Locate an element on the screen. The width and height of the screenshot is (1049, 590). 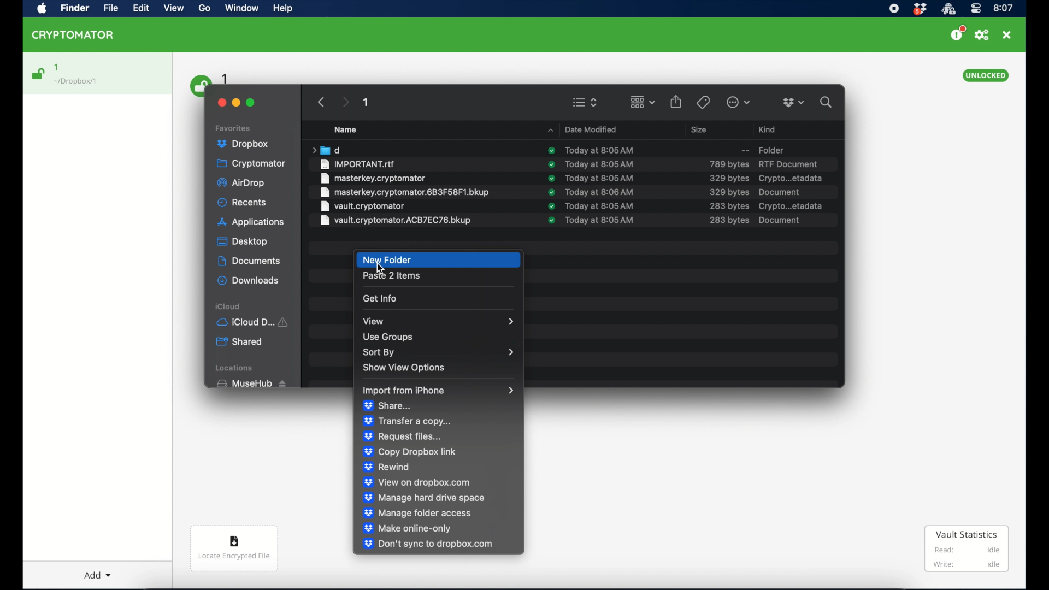
Help is located at coordinates (284, 10).